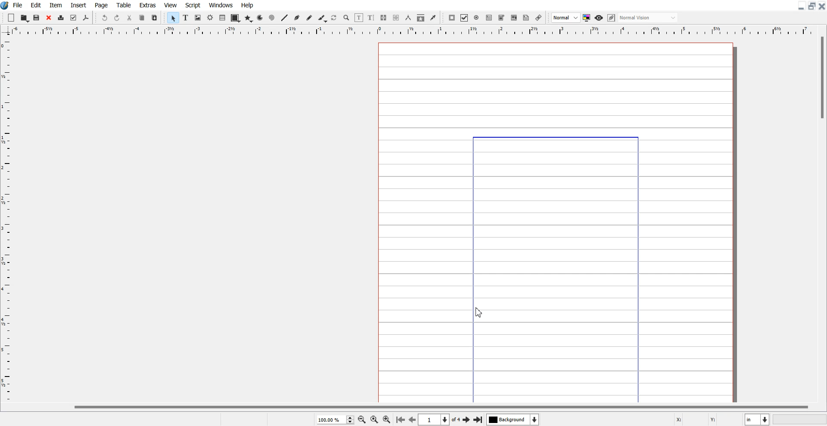  I want to click on Zoom to 100%, so click(374, 419).